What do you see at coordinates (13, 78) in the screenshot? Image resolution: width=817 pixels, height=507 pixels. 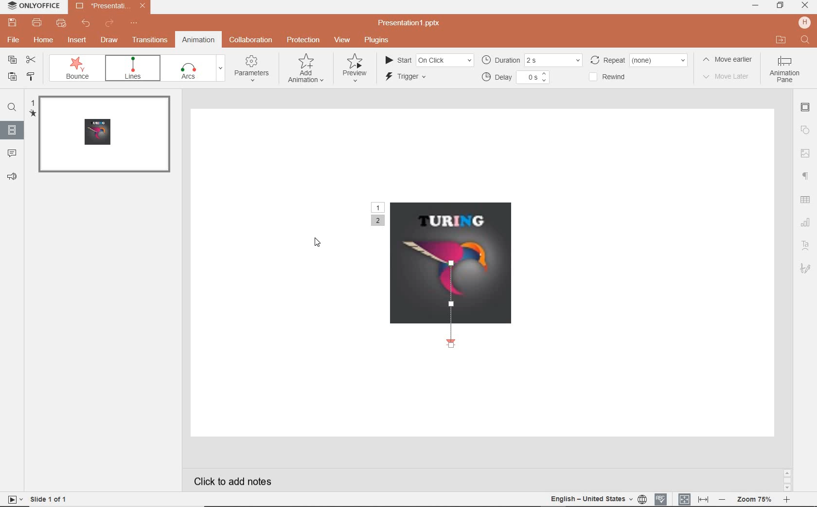 I see `paste` at bounding box center [13, 78].